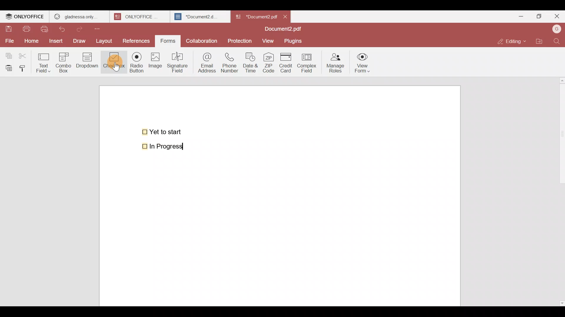 This screenshot has width=565, height=317. I want to click on Find, so click(557, 41).